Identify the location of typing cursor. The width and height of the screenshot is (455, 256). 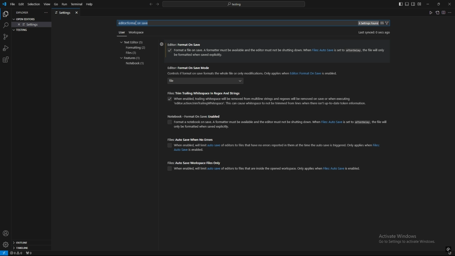
(135, 23).